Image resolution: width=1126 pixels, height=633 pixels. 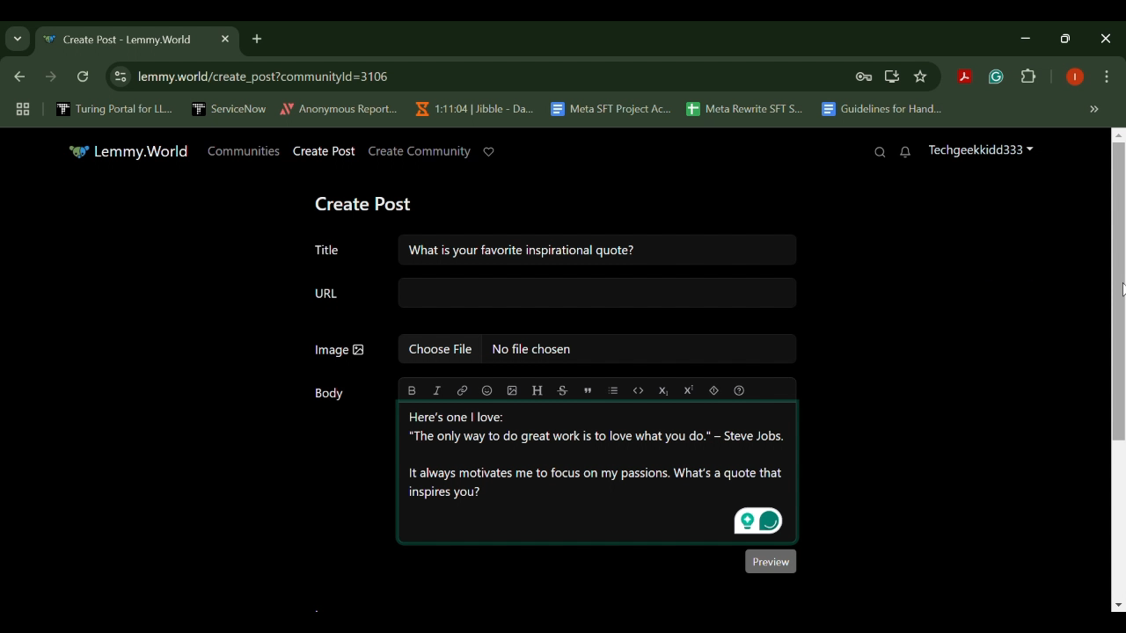 I want to click on Hidden bookmarks, so click(x=1096, y=110).